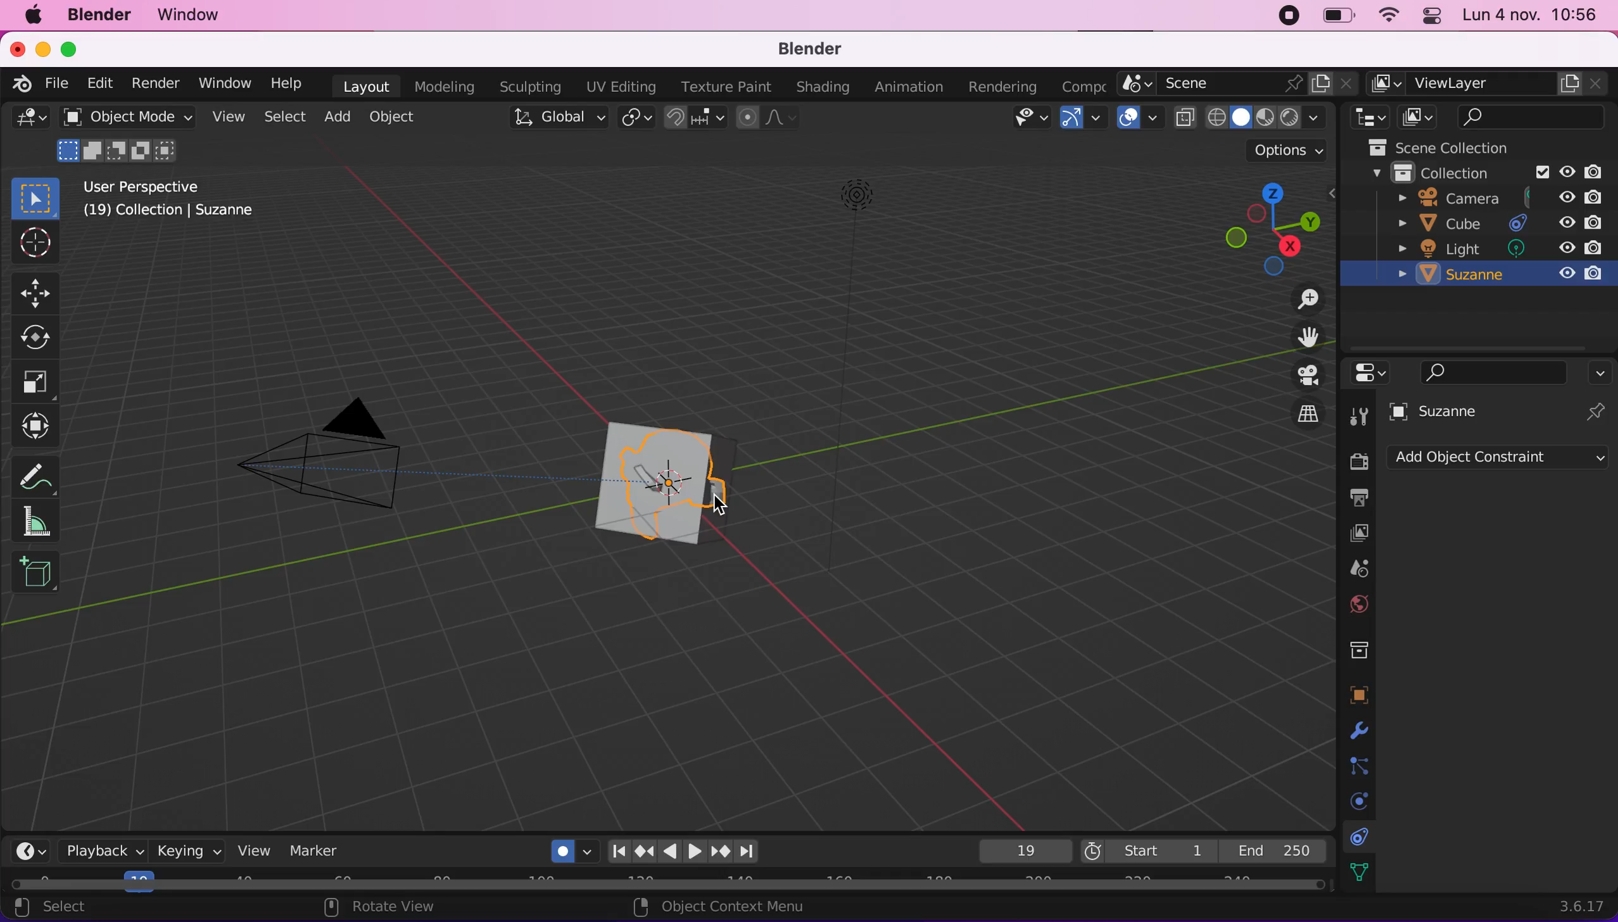  Describe the element at coordinates (224, 83) in the screenshot. I see `window` at that location.